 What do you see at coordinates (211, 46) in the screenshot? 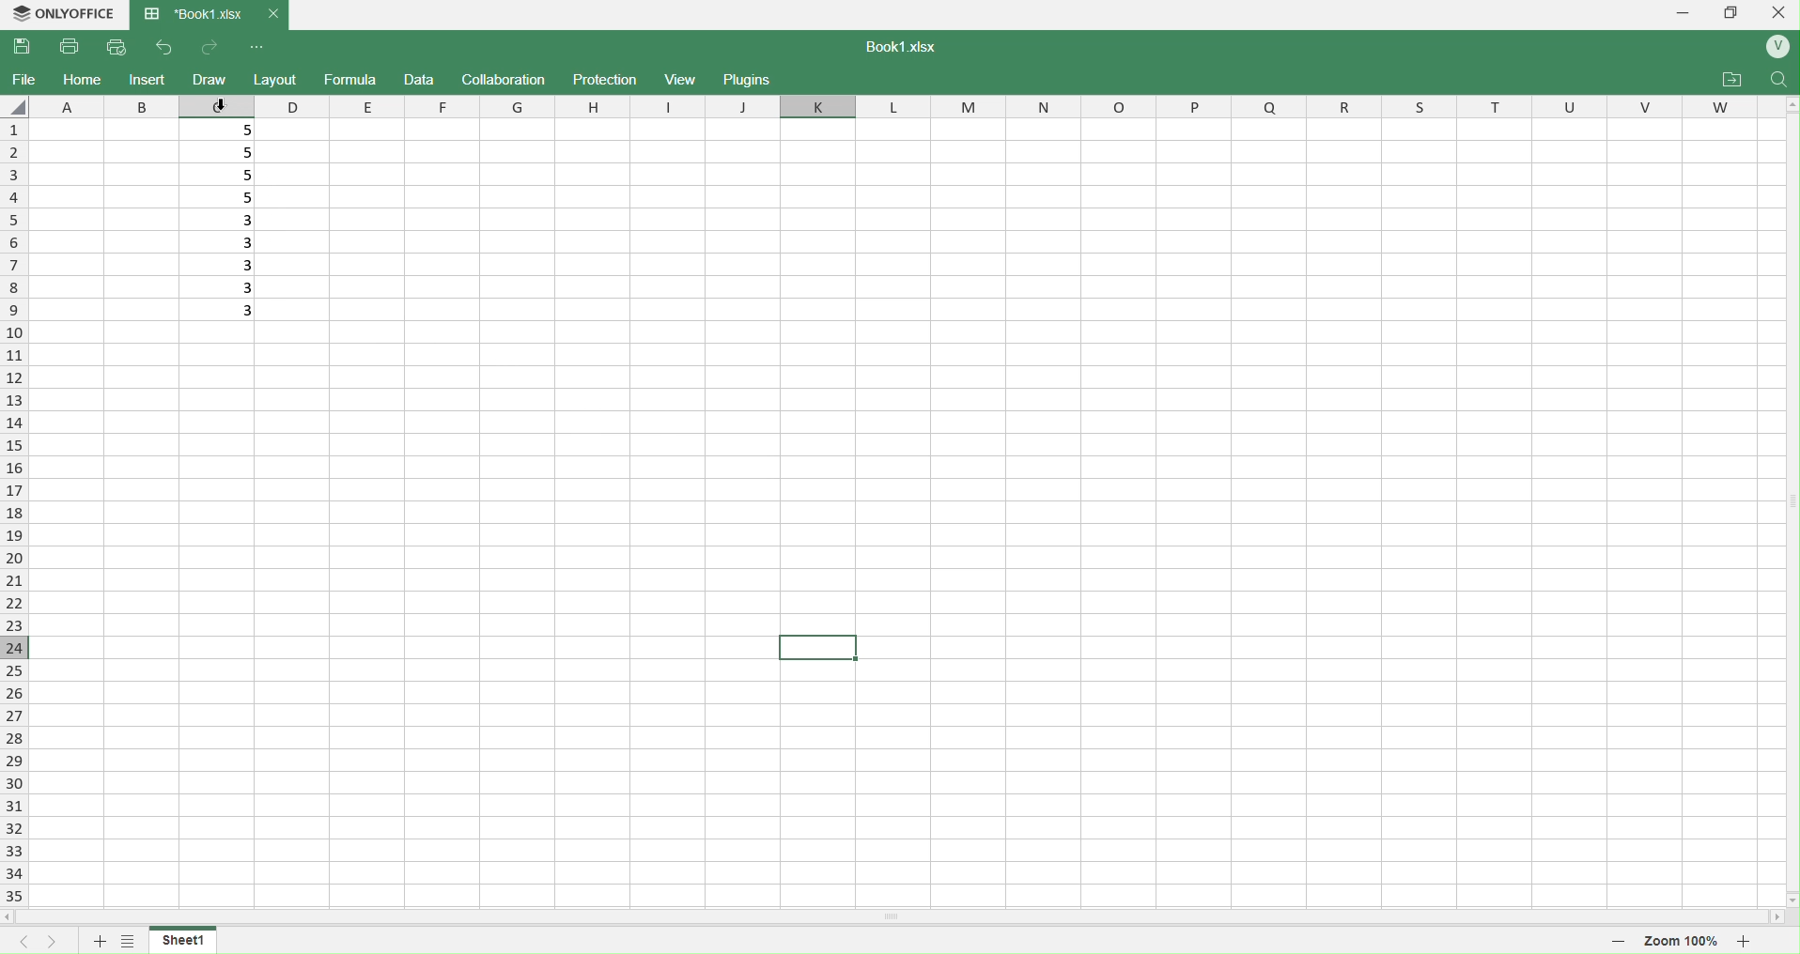
I see `redo` at bounding box center [211, 46].